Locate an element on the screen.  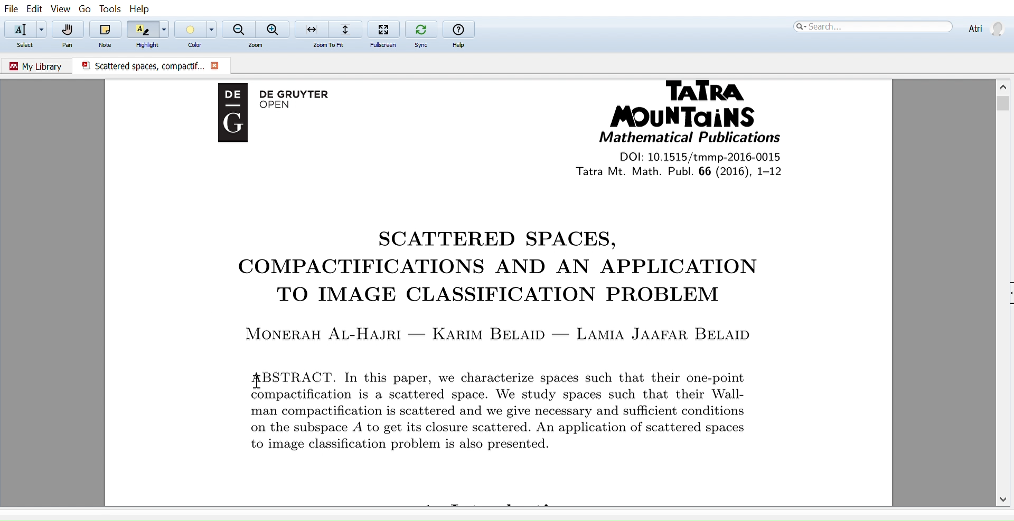
File is located at coordinates (11, 8).